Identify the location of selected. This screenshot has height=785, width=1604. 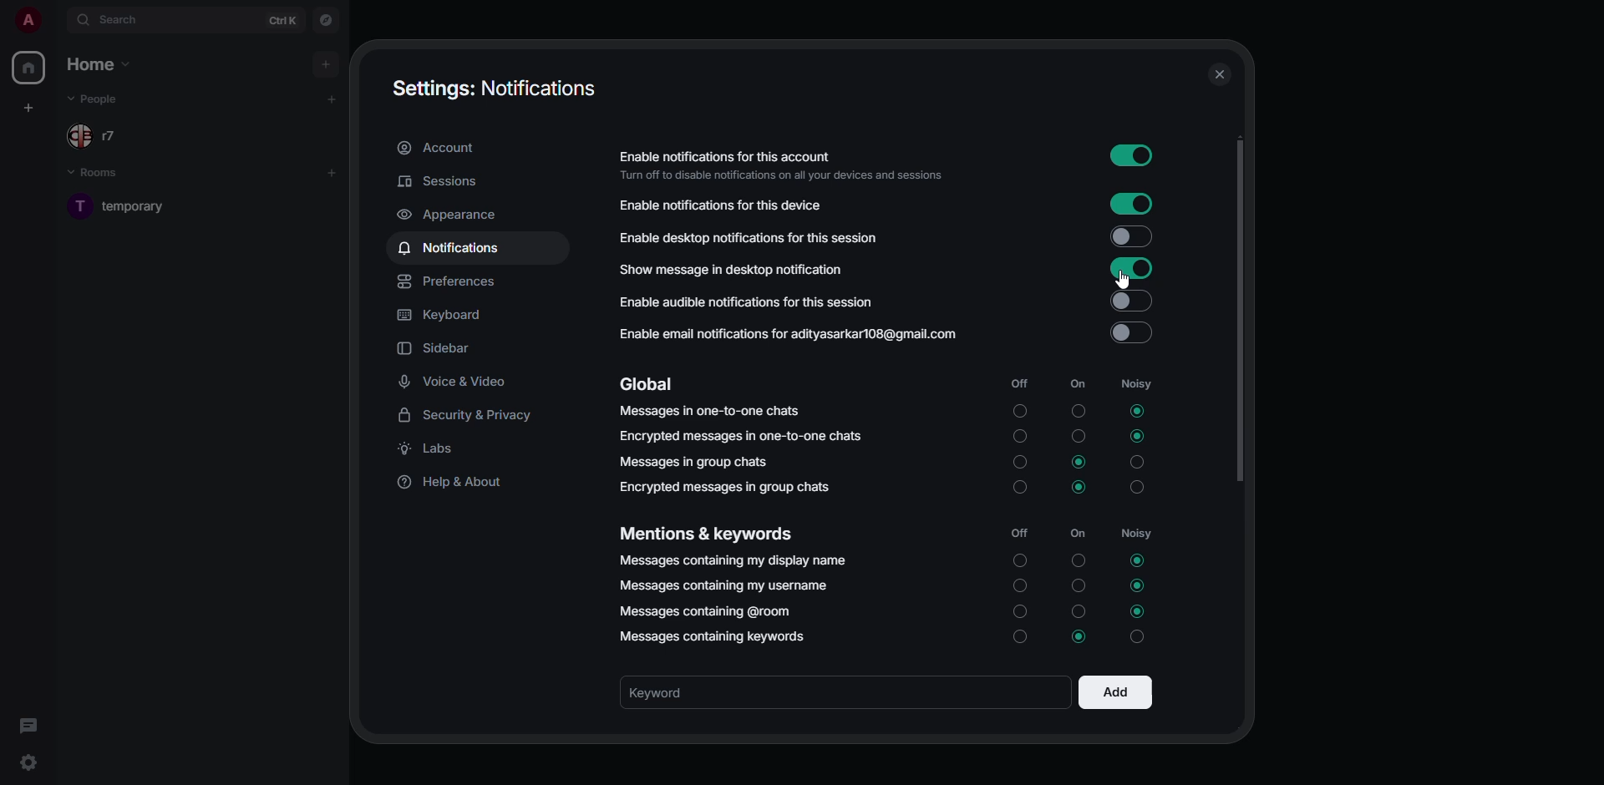
(1081, 485).